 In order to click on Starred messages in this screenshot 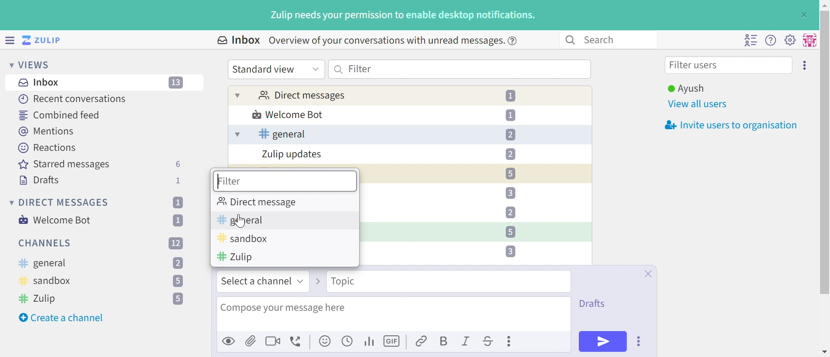, I will do `click(64, 165)`.